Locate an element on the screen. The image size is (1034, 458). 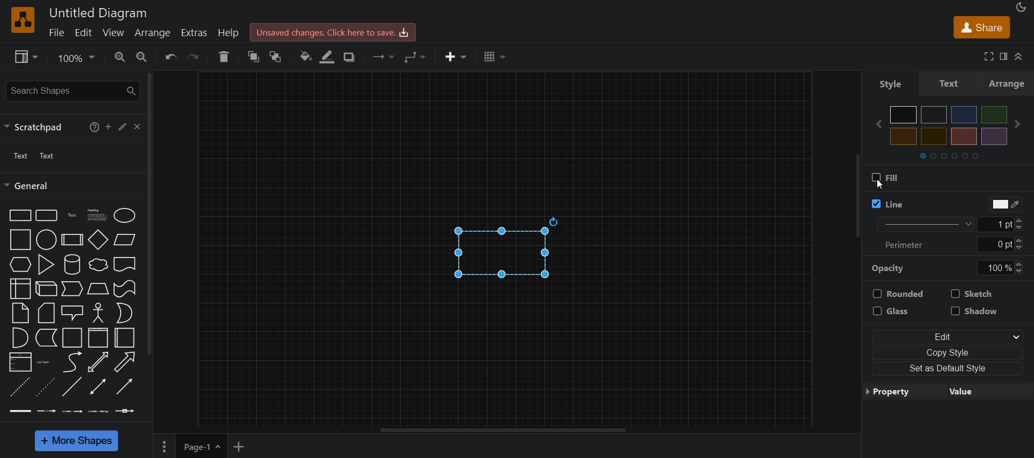
to front is located at coordinates (252, 56).